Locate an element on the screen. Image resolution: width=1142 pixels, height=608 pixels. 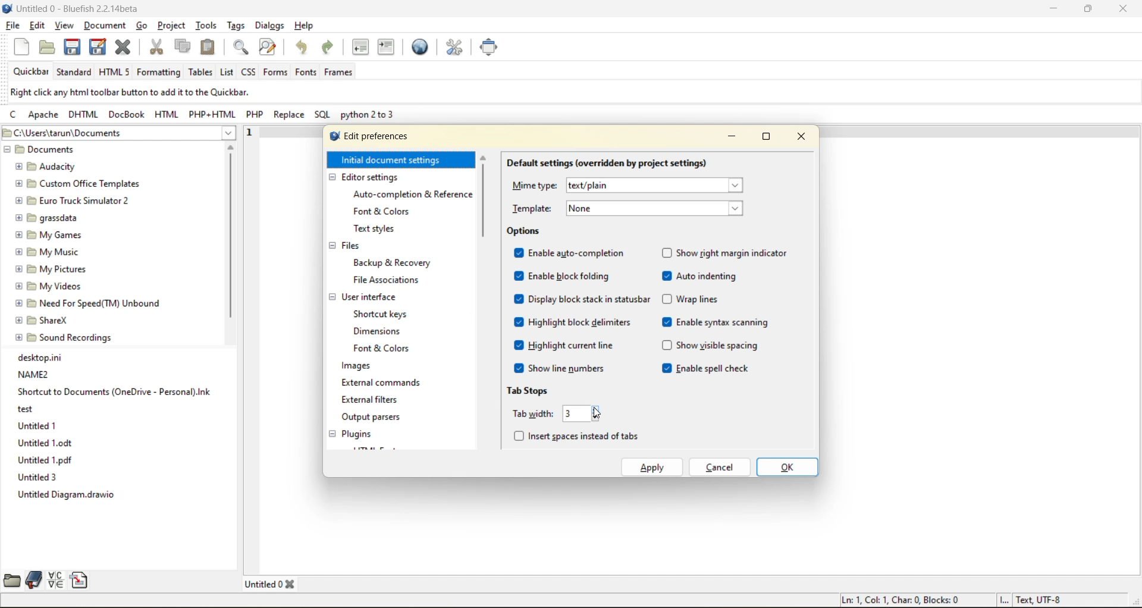
Untitled 1.odt is located at coordinates (43, 443).